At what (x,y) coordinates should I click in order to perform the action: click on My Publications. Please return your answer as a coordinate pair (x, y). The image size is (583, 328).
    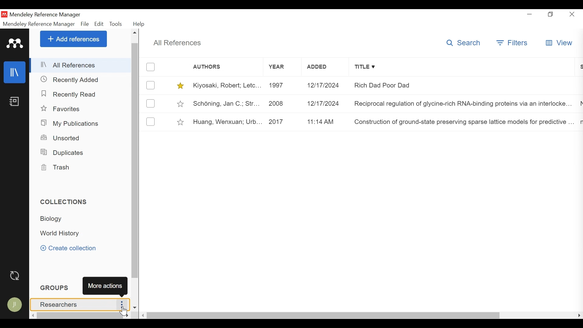
    Looking at the image, I should click on (70, 124).